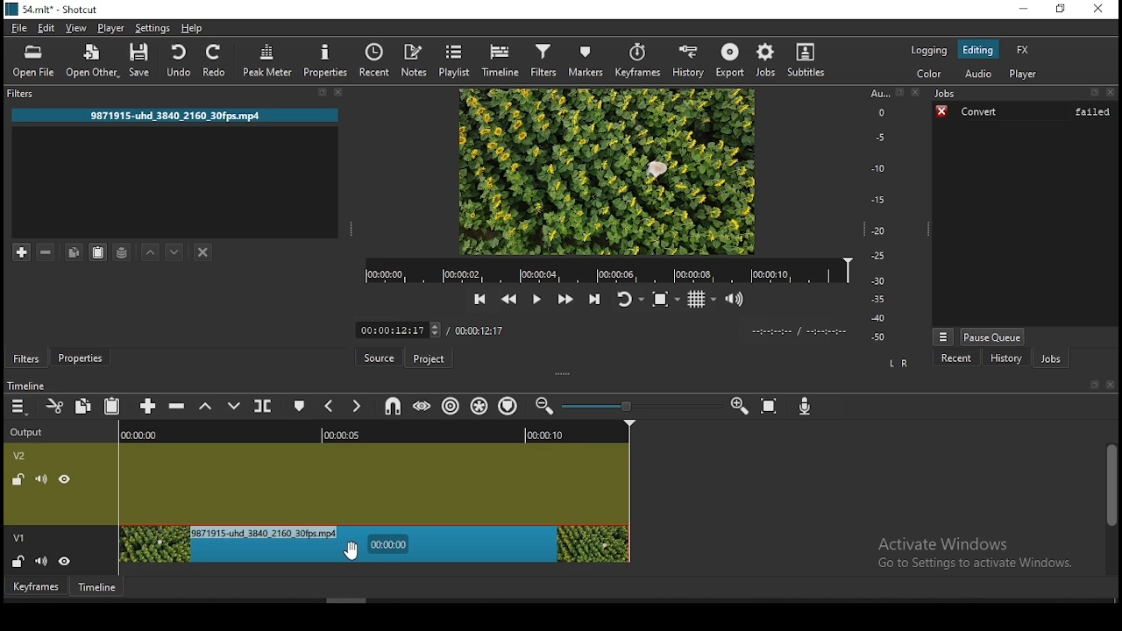  Describe the element at coordinates (21, 252) in the screenshot. I see `add filter` at that location.